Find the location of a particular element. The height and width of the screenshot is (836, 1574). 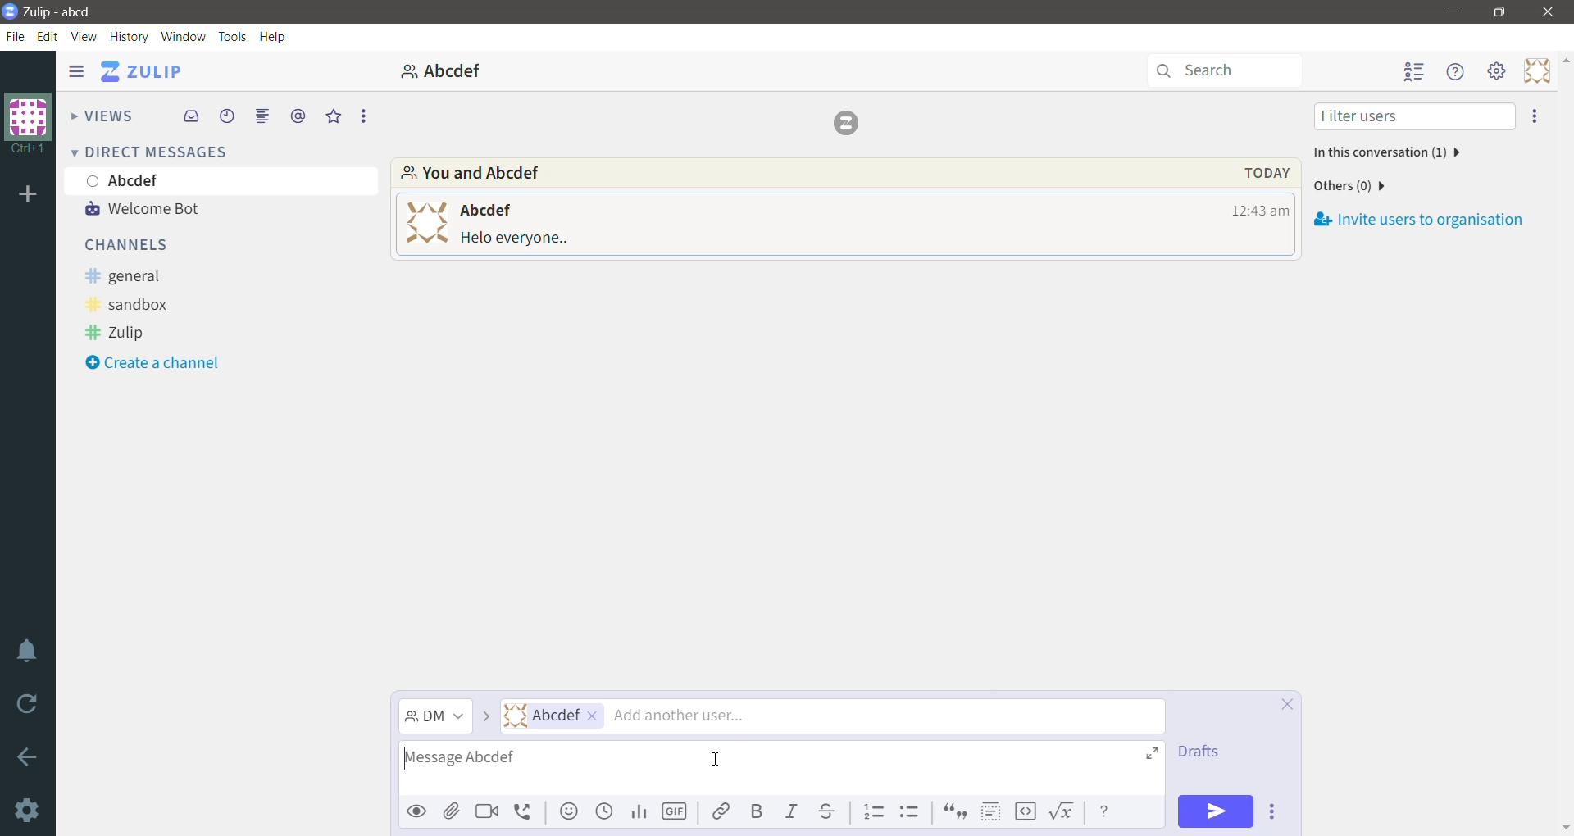

 is located at coordinates (725, 811).